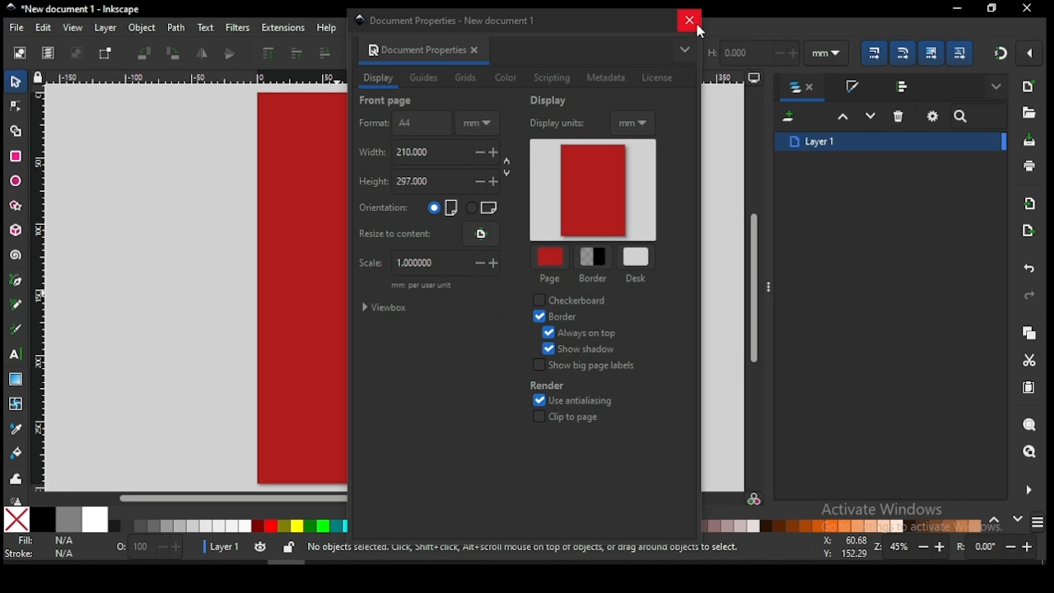 This screenshot has height=593, width=1054. Describe the element at coordinates (16, 255) in the screenshot. I see `spiral tool` at that location.